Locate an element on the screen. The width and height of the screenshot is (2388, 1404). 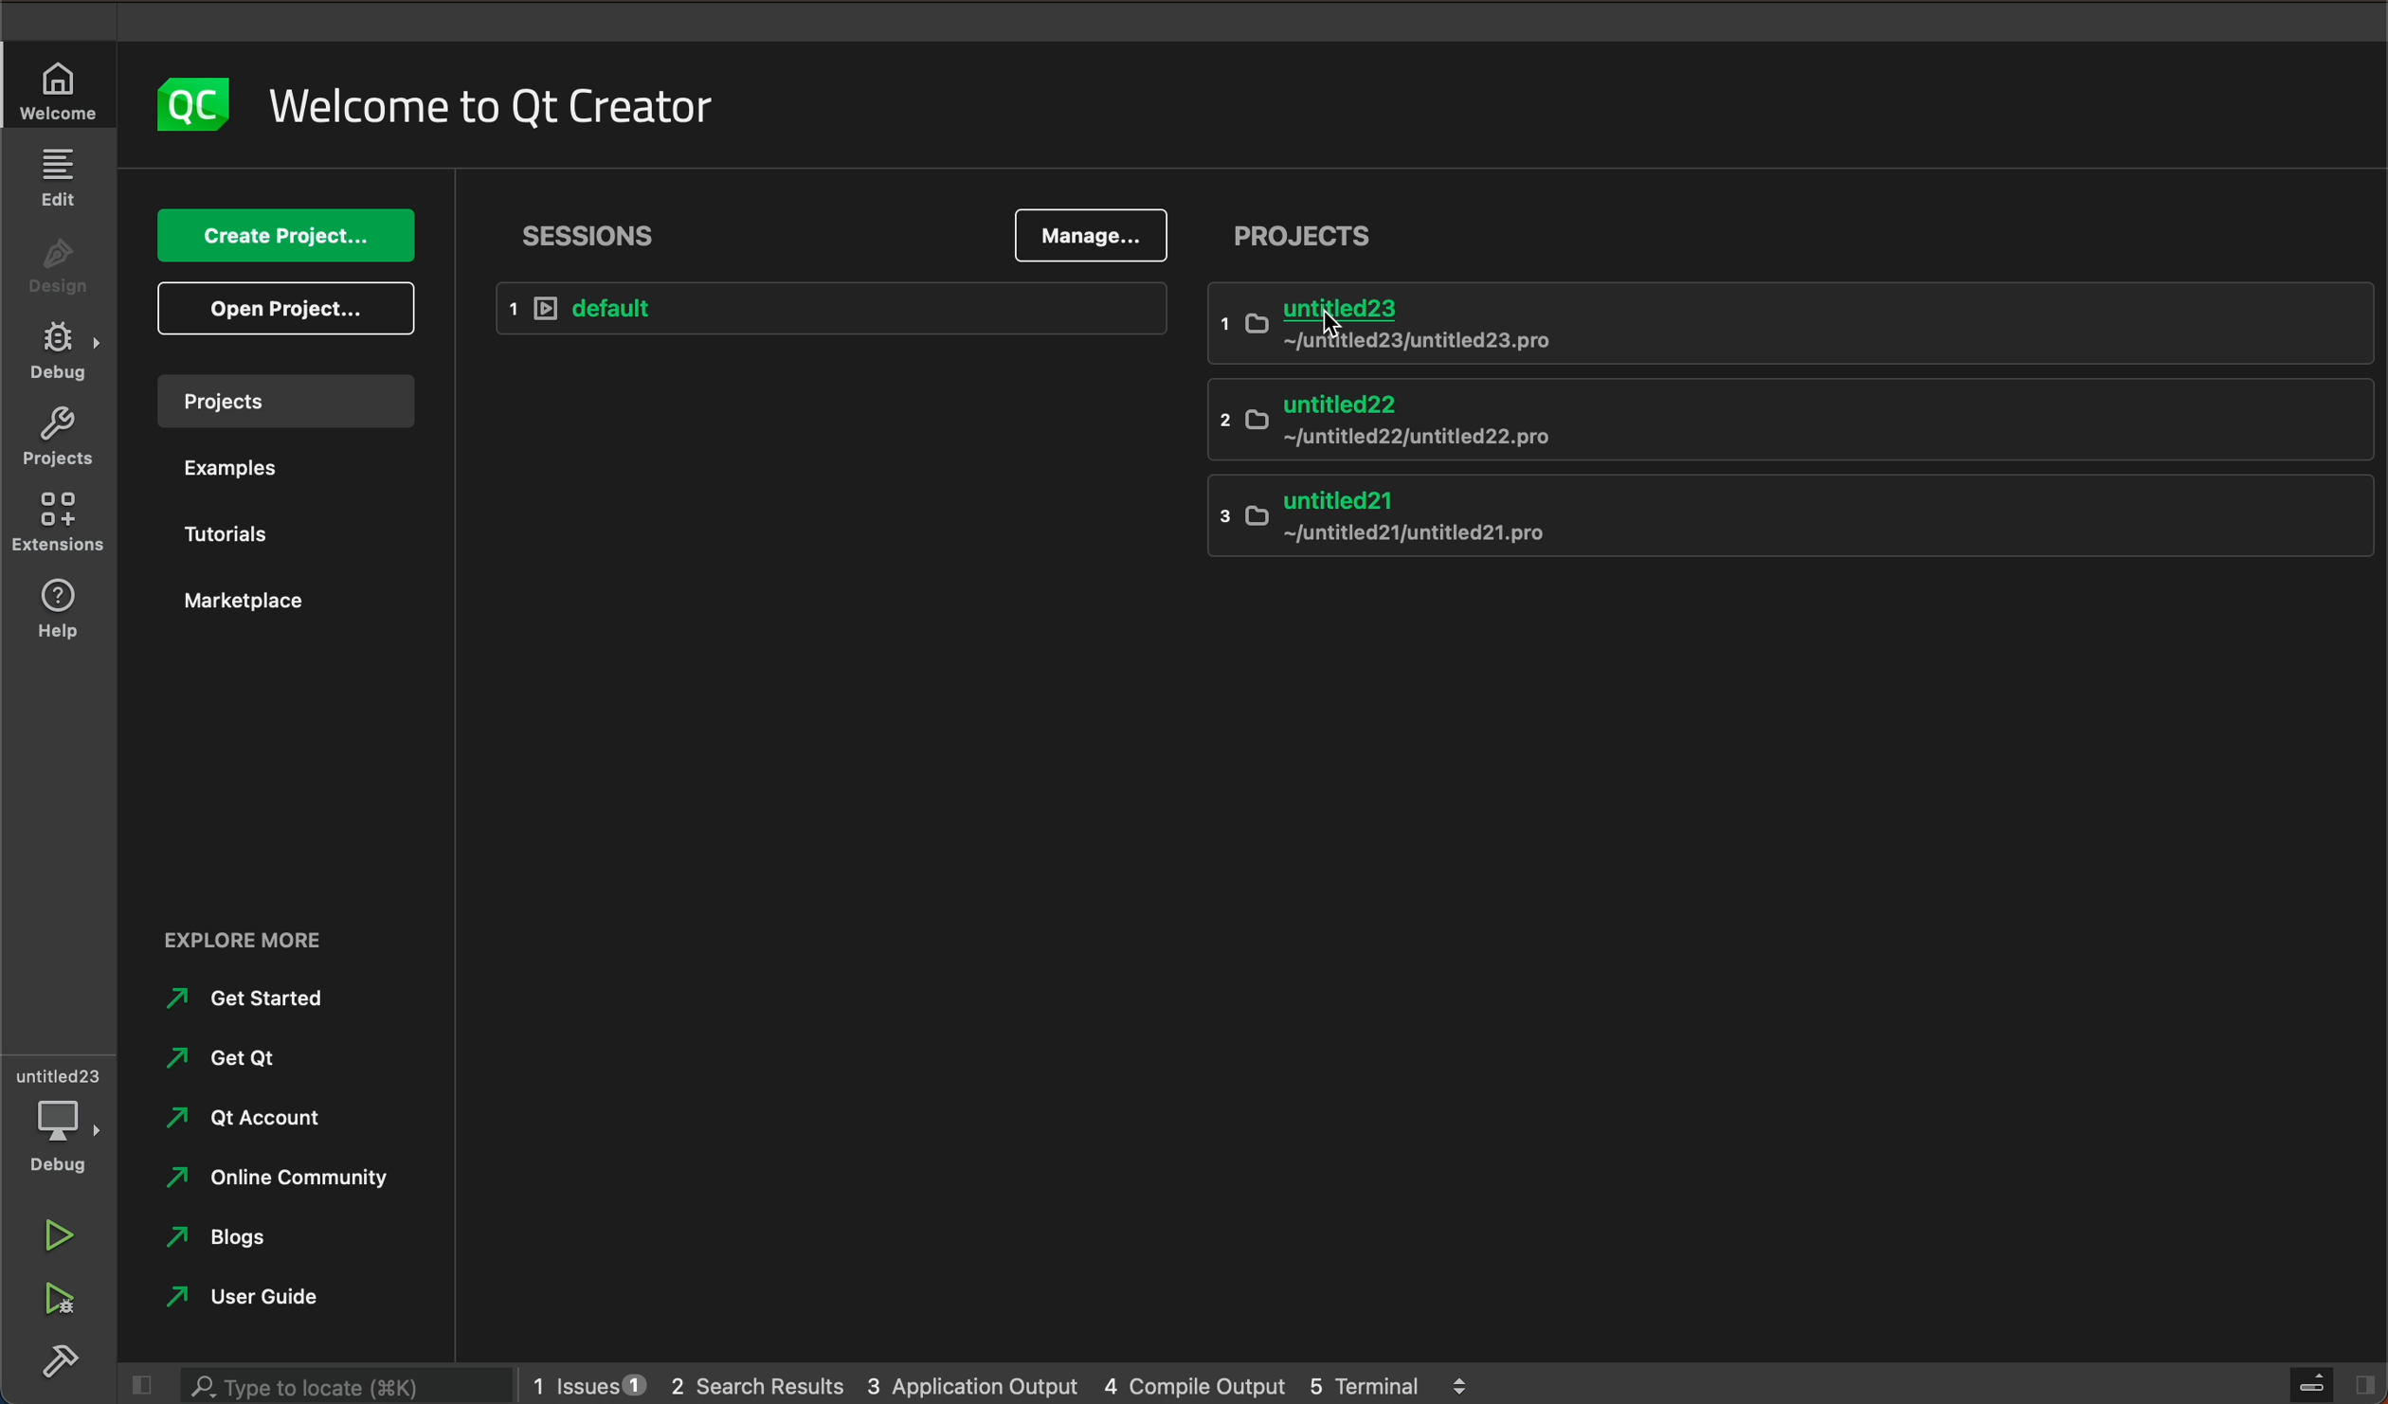
help is located at coordinates (59, 614).